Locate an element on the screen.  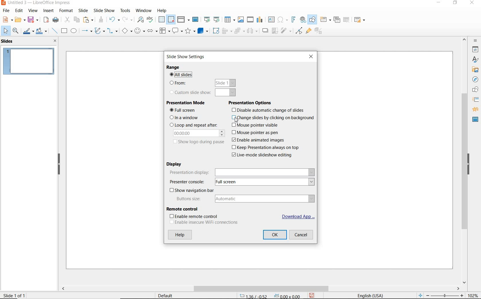
INSERT is located at coordinates (49, 11).